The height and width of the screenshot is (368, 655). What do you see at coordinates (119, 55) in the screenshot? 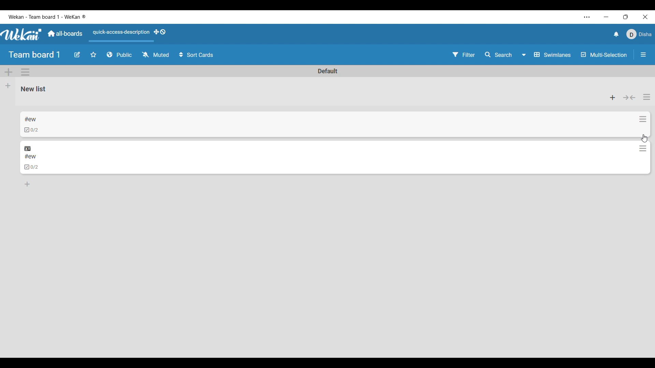
I see `Board privacy options` at bounding box center [119, 55].